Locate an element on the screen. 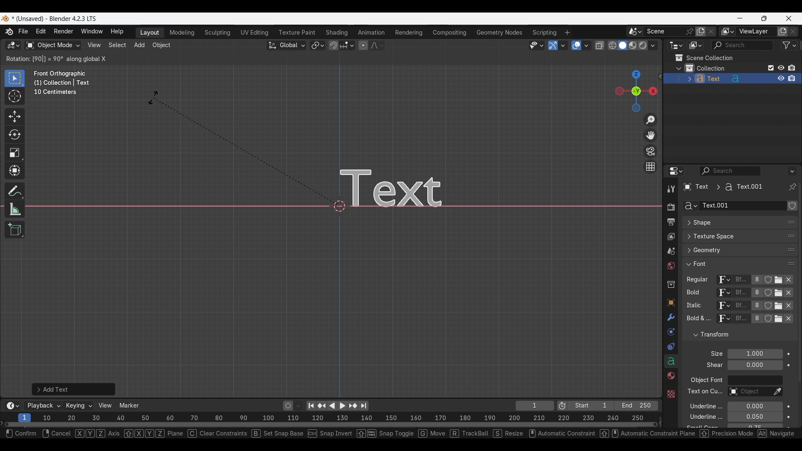 The image size is (802, 451). Animation workspace is located at coordinates (371, 33).